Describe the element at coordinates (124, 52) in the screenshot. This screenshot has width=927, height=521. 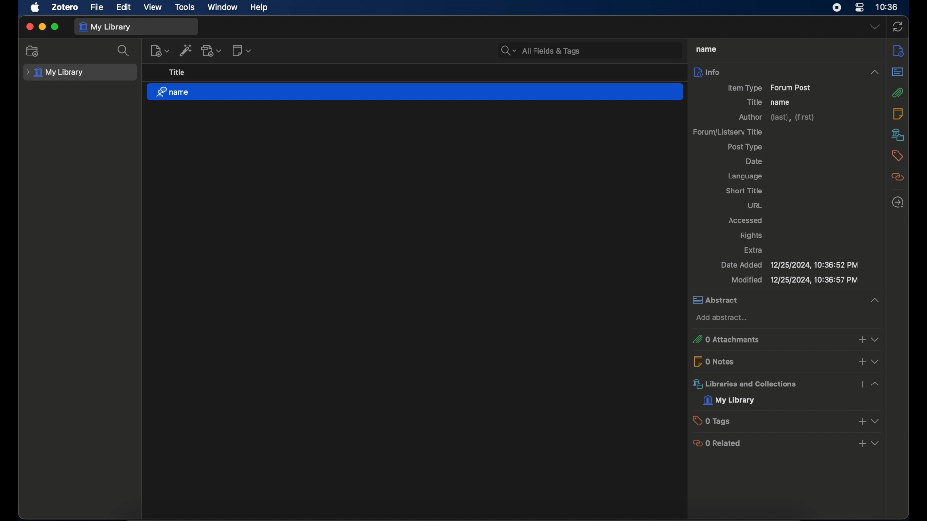
I see `search` at that location.